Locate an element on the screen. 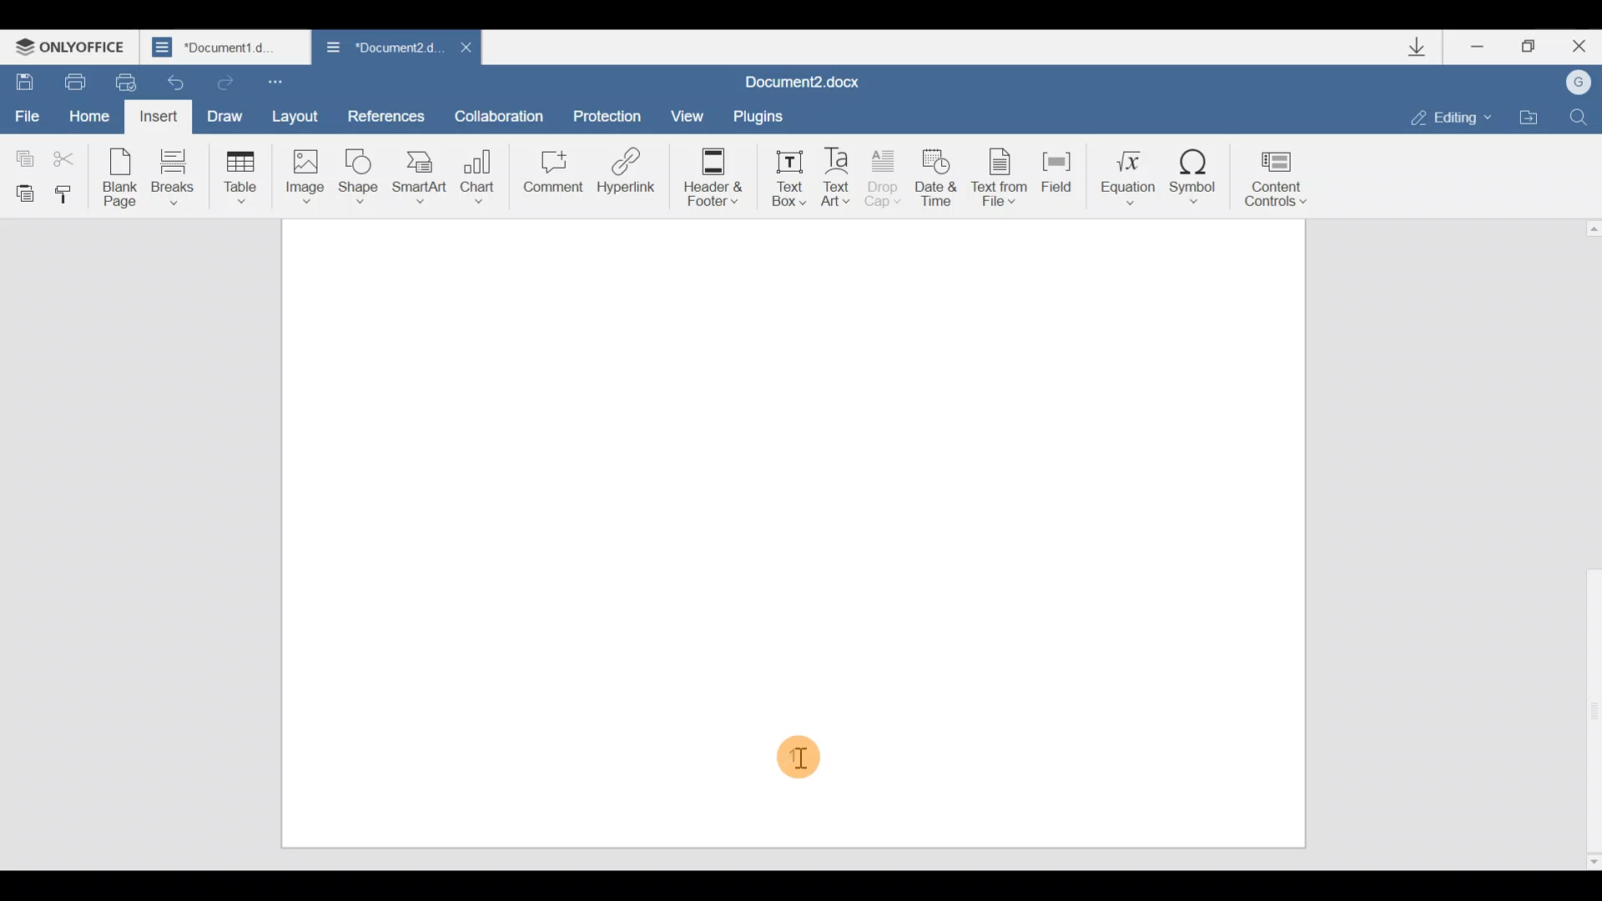 The image size is (1602, 901). Redo is located at coordinates (227, 84).